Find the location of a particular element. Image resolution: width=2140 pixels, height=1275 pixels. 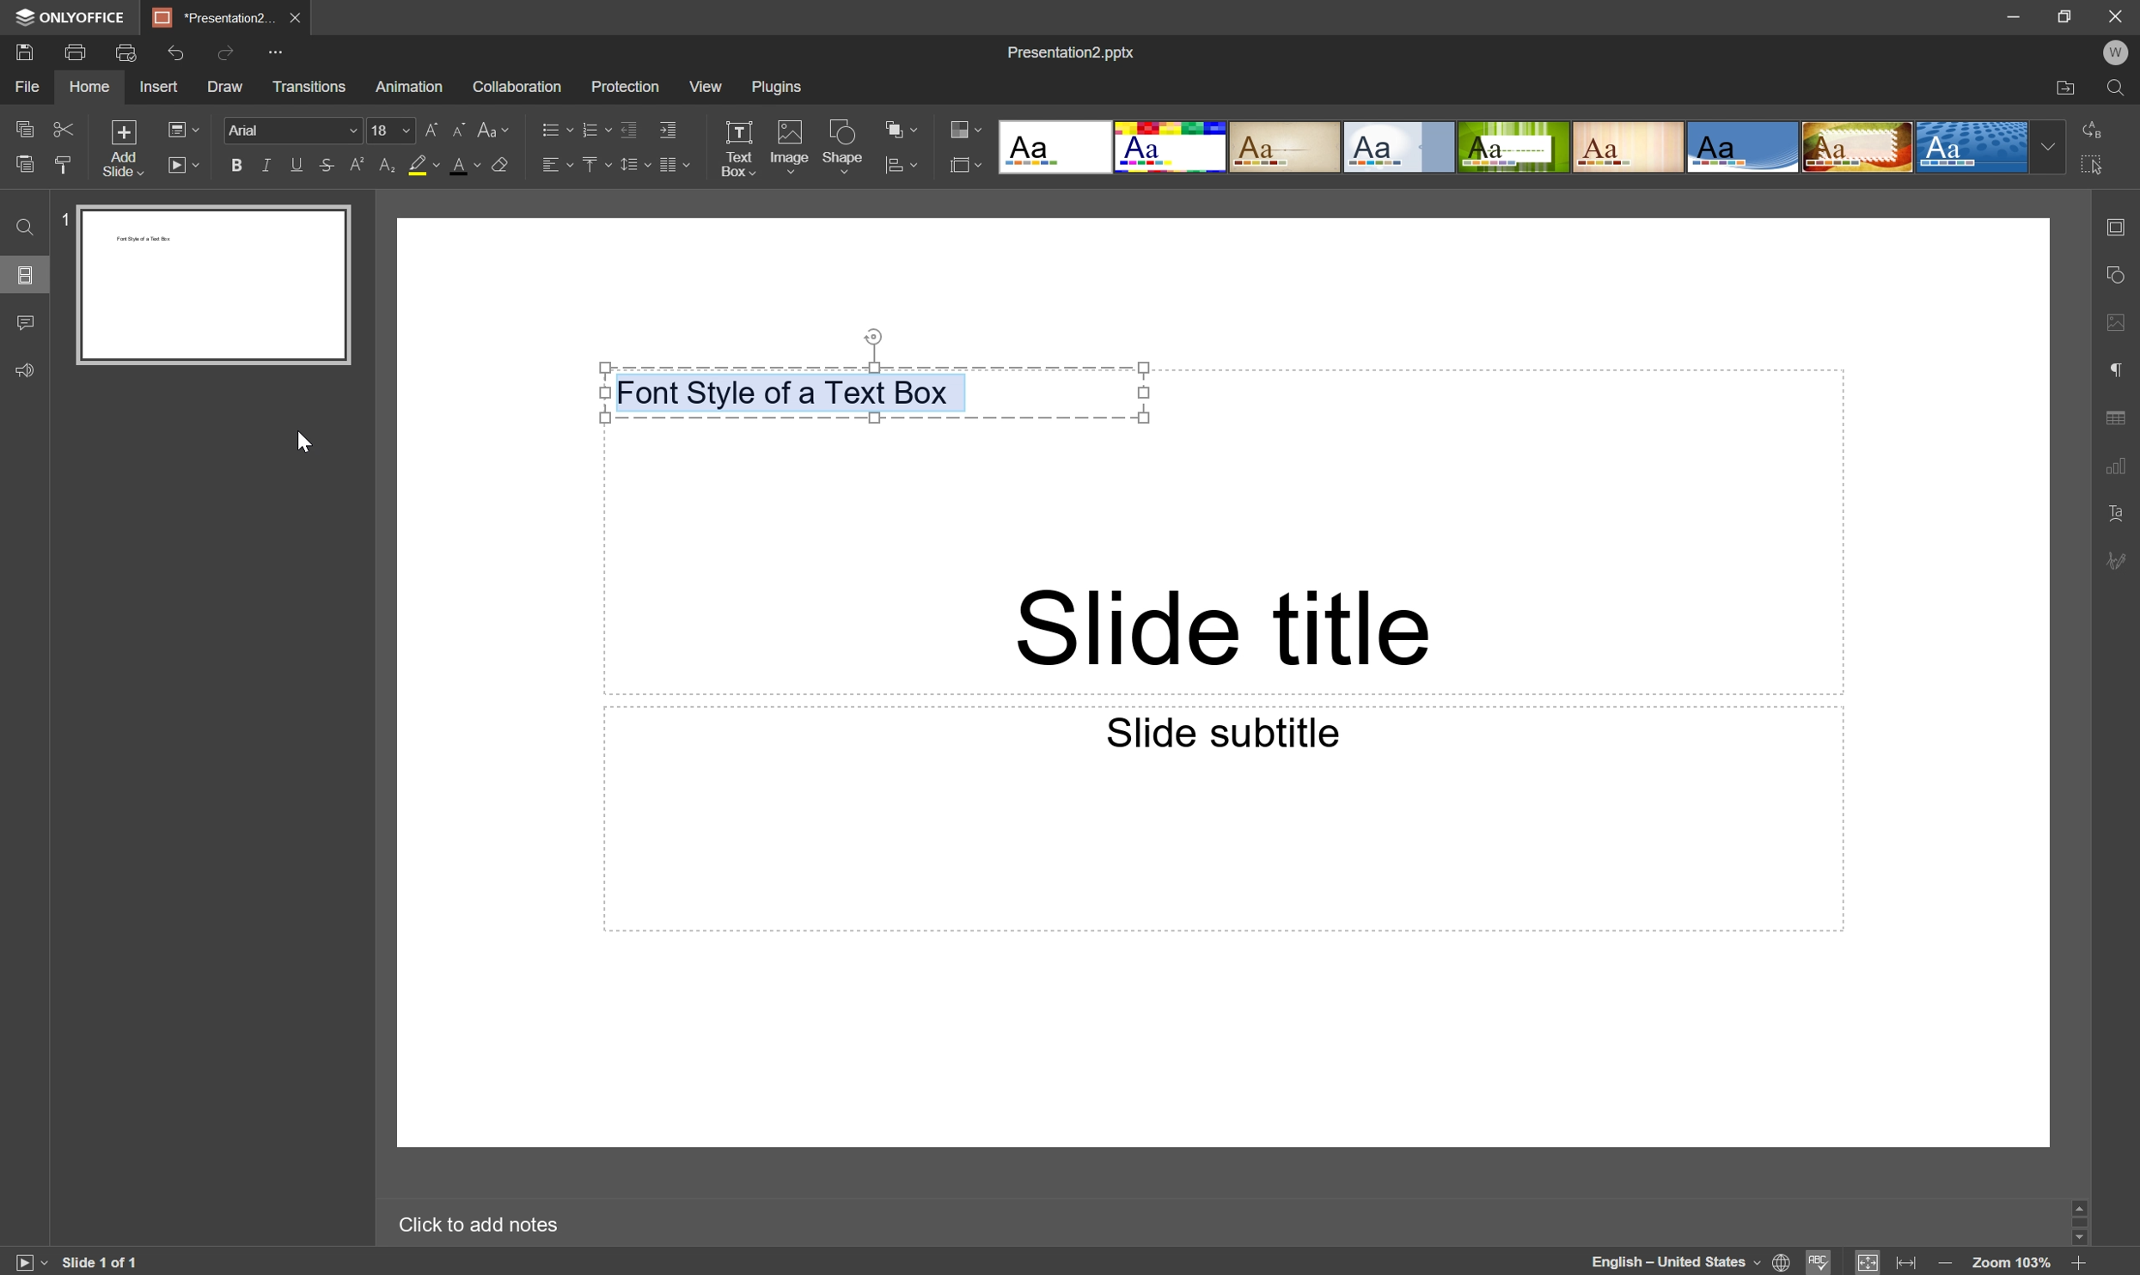

Insert is located at coordinates (162, 86).